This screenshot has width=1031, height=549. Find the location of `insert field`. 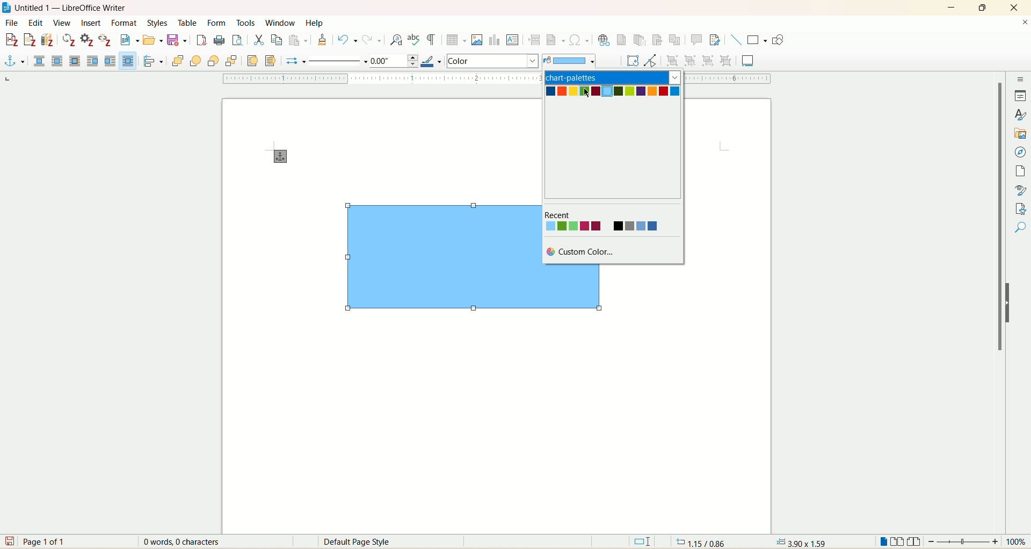

insert field is located at coordinates (556, 38).